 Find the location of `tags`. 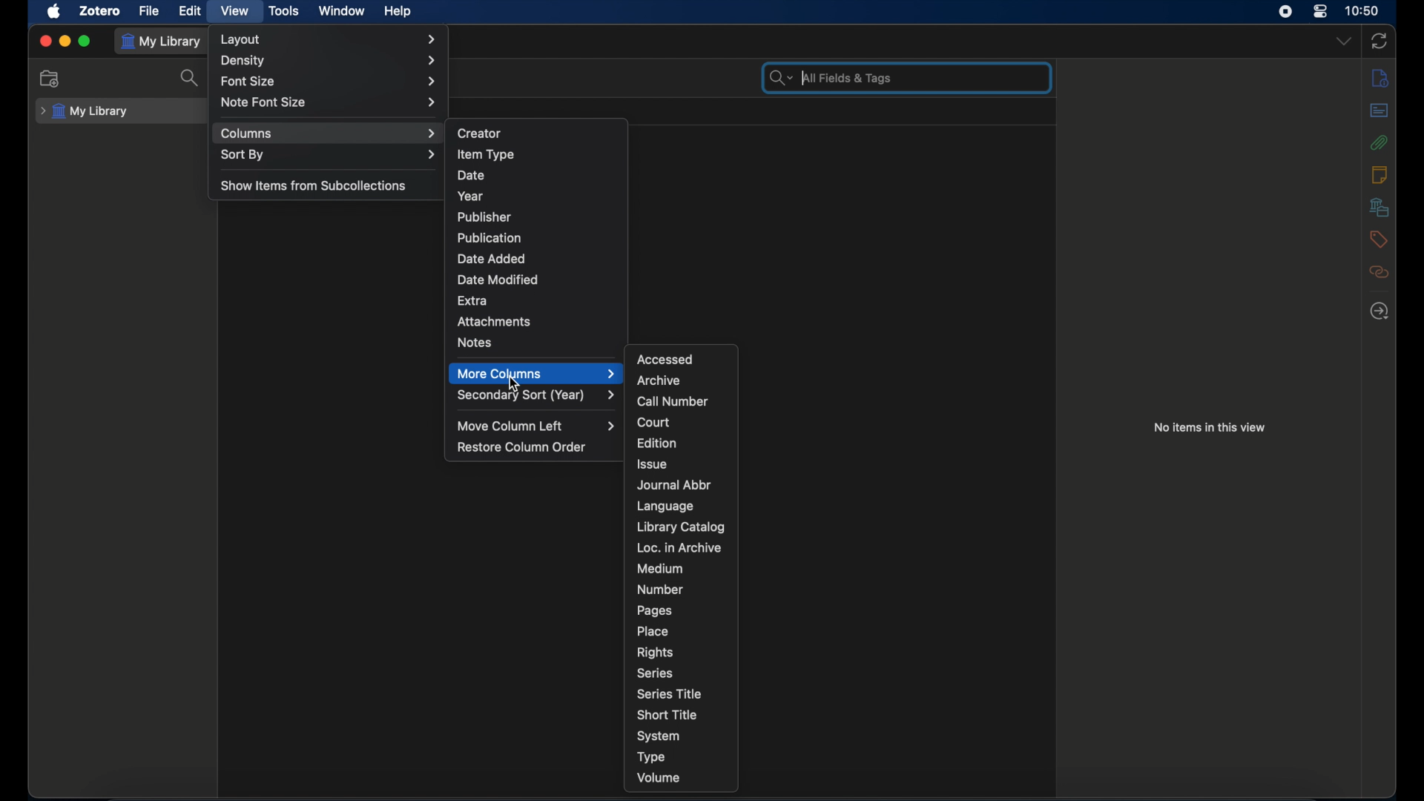

tags is located at coordinates (1378, 240).